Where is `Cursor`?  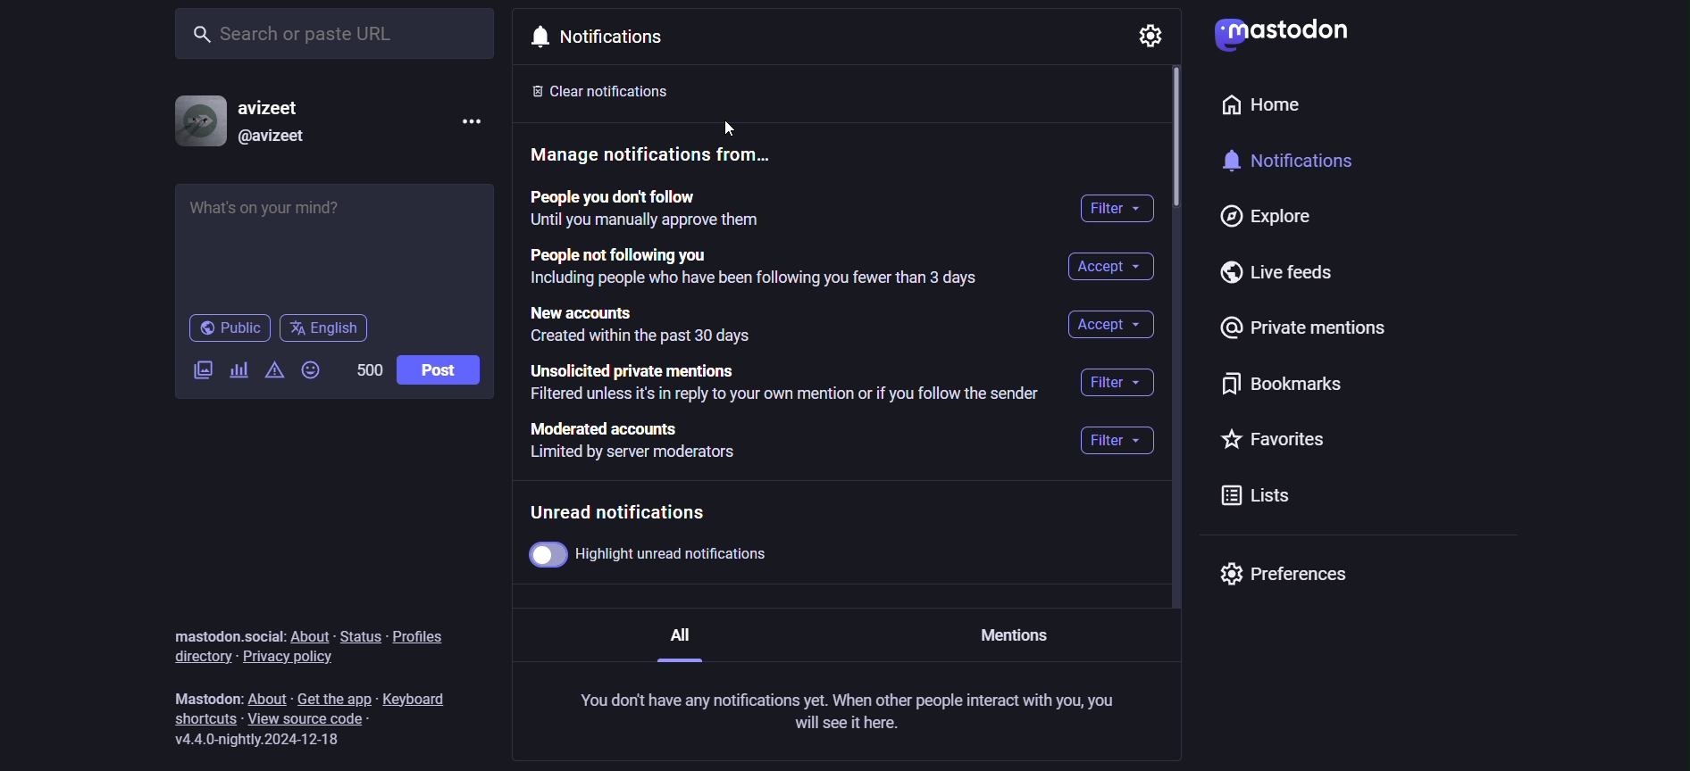
Cursor is located at coordinates (743, 123).